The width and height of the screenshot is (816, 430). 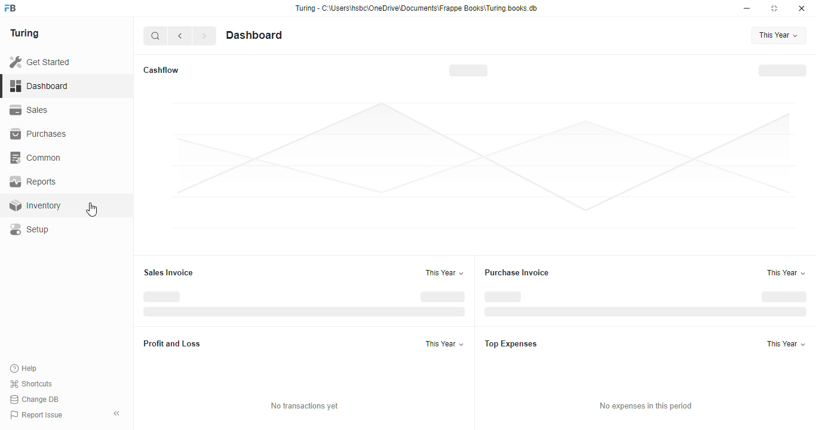 What do you see at coordinates (35, 205) in the screenshot?
I see `inventory` at bounding box center [35, 205].